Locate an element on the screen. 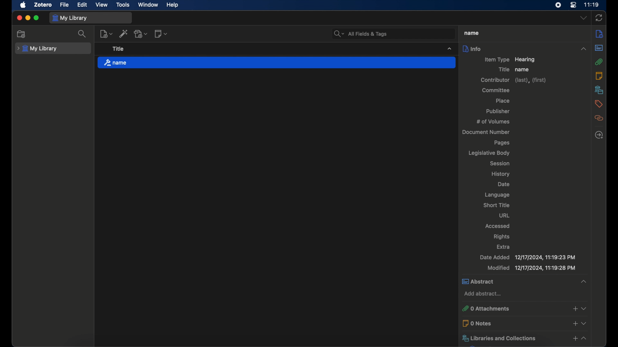  rights is located at coordinates (502, 237).